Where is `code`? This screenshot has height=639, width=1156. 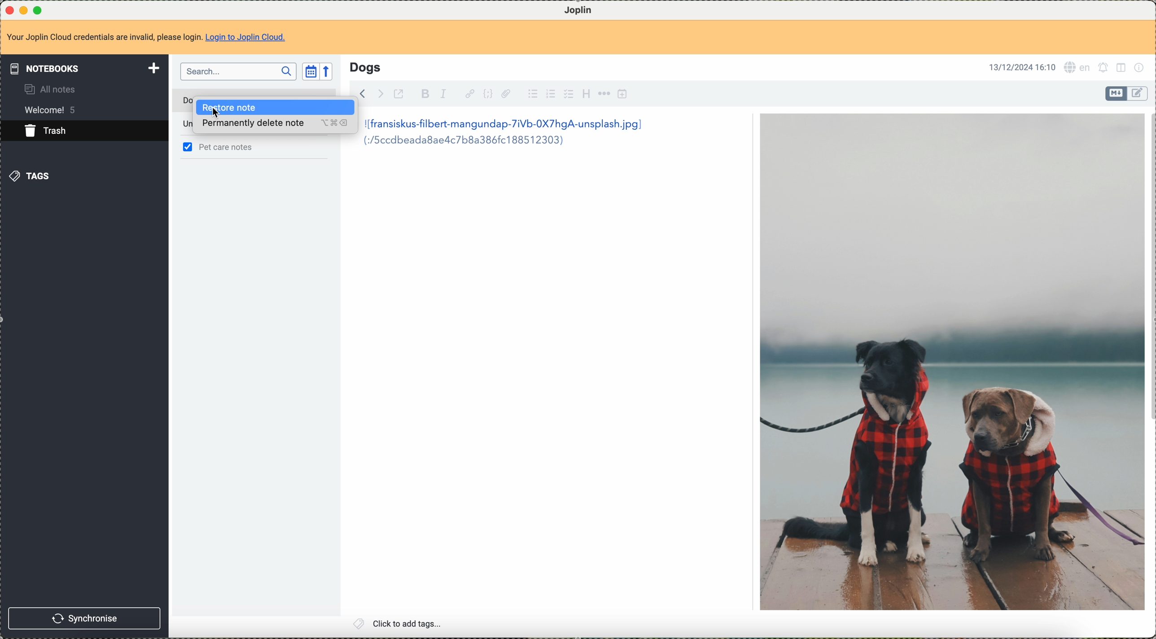 code is located at coordinates (488, 94).